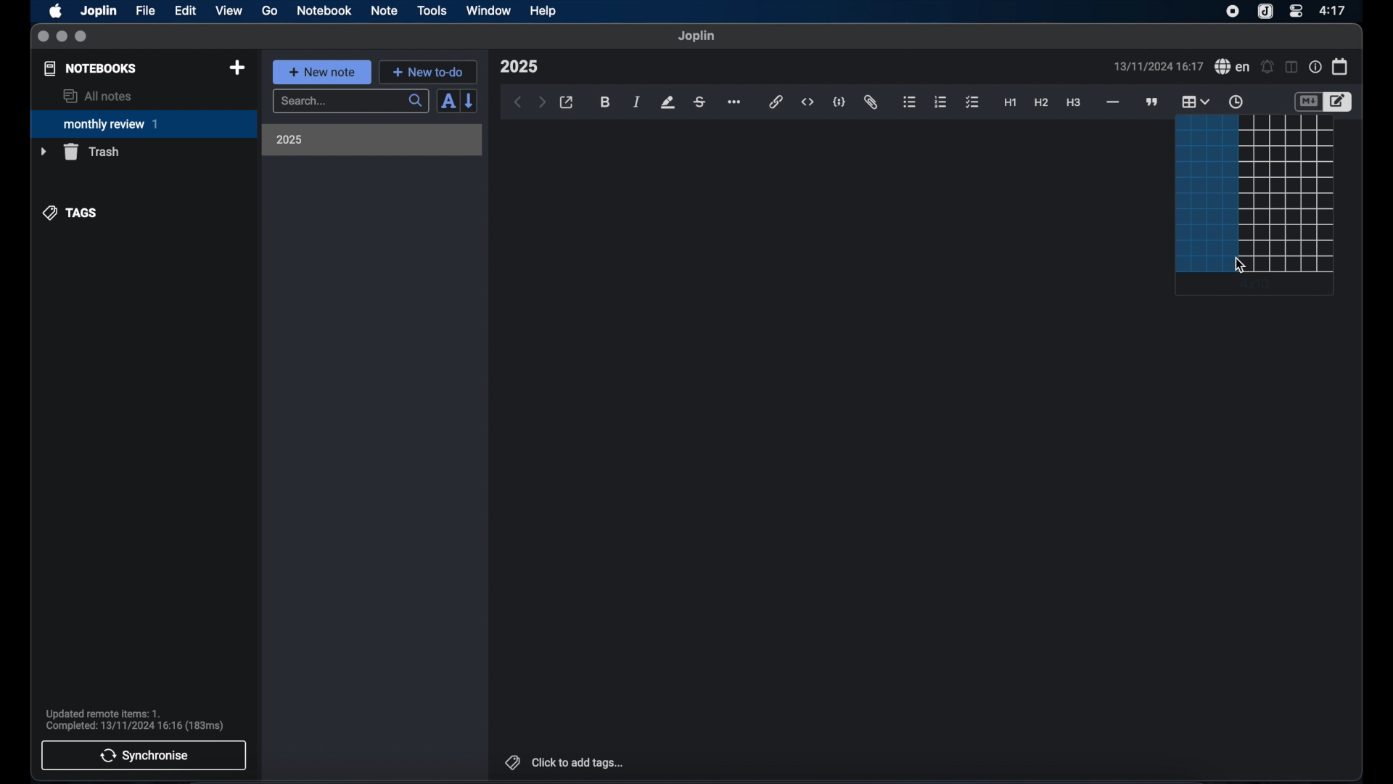 Image resolution: width=1393 pixels, height=784 pixels. I want to click on monthly review, so click(144, 123).